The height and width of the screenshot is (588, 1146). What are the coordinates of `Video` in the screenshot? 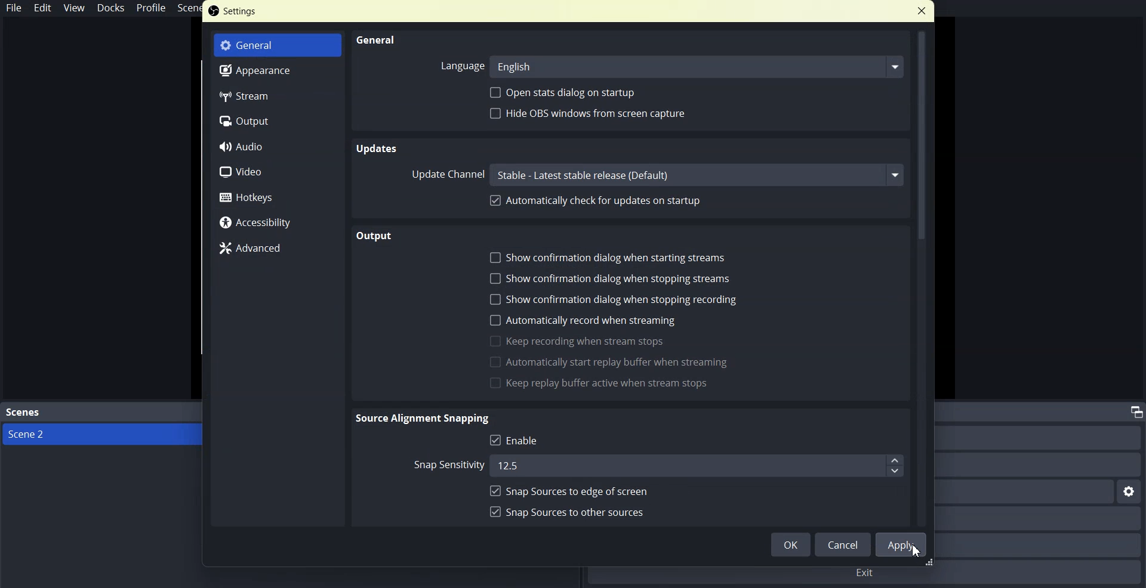 It's located at (276, 169).